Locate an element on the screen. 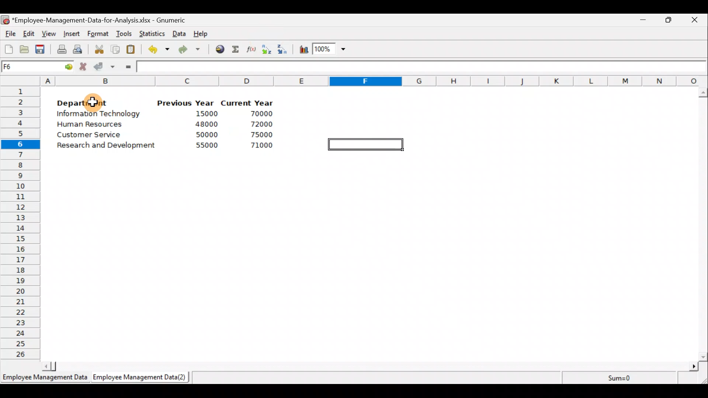 The height and width of the screenshot is (398, 708). Enter formula is located at coordinates (126, 65).